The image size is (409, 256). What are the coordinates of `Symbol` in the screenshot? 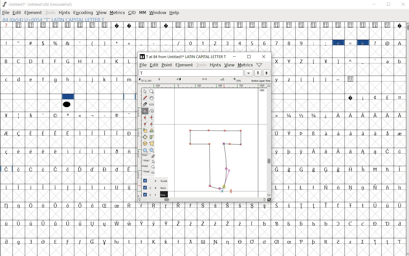 It's located at (167, 205).